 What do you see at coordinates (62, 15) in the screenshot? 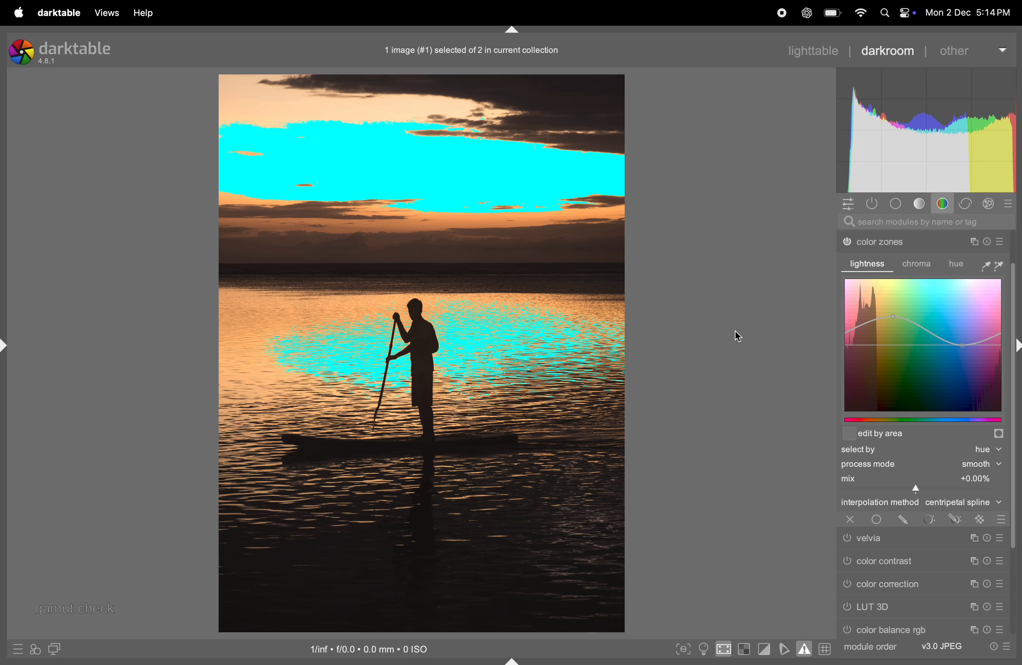
I see `darktable` at bounding box center [62, 15].